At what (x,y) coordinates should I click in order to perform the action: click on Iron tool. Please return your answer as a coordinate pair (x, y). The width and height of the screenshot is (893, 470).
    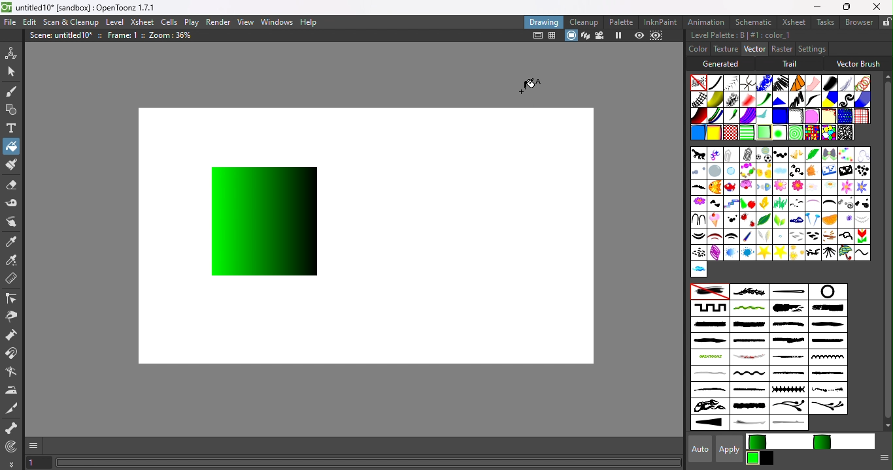
    Looking at the image, I should click on (12, 390).